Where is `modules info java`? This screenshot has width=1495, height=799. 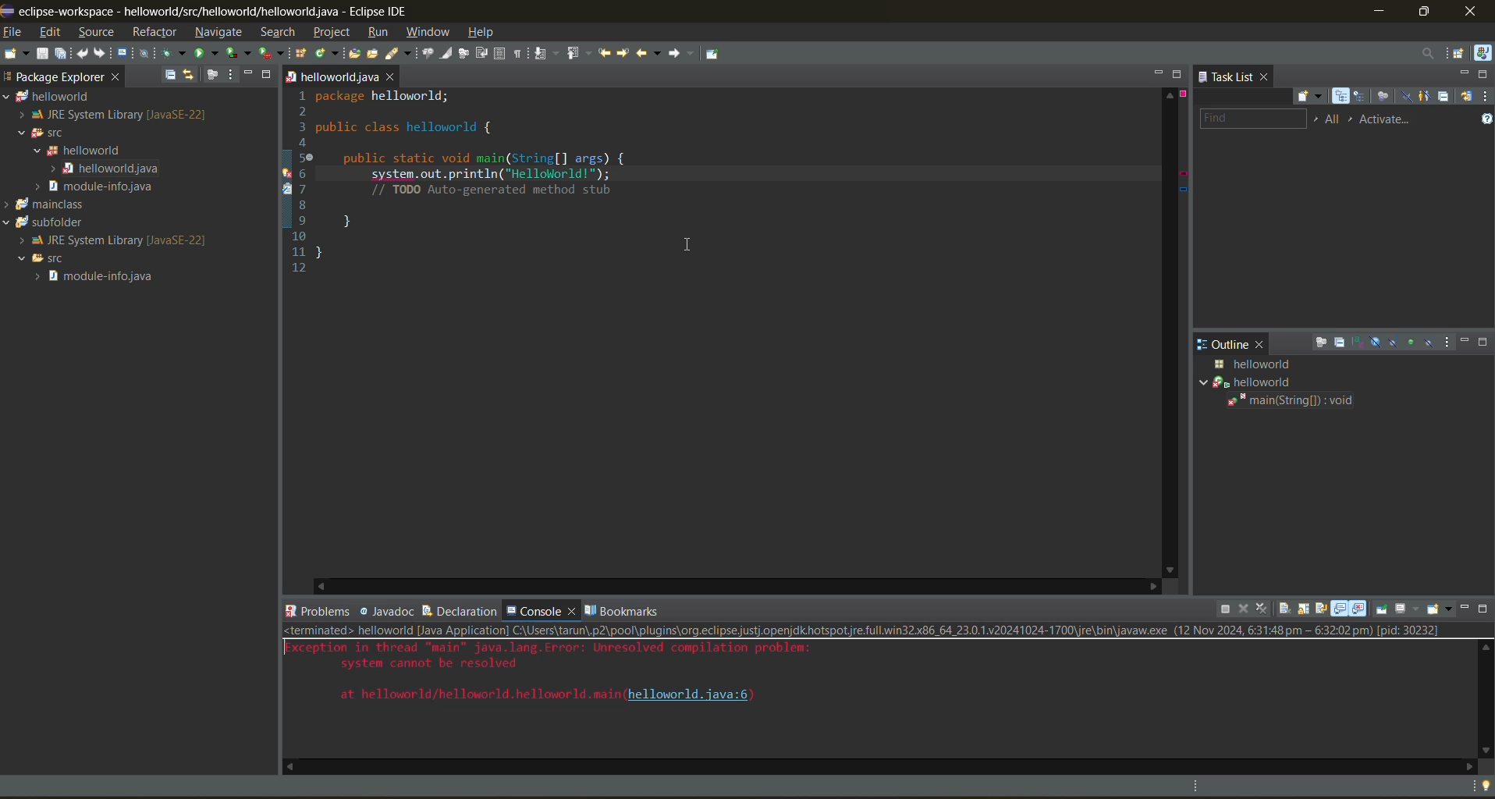
modules info java is located at coordinates (109, 188).